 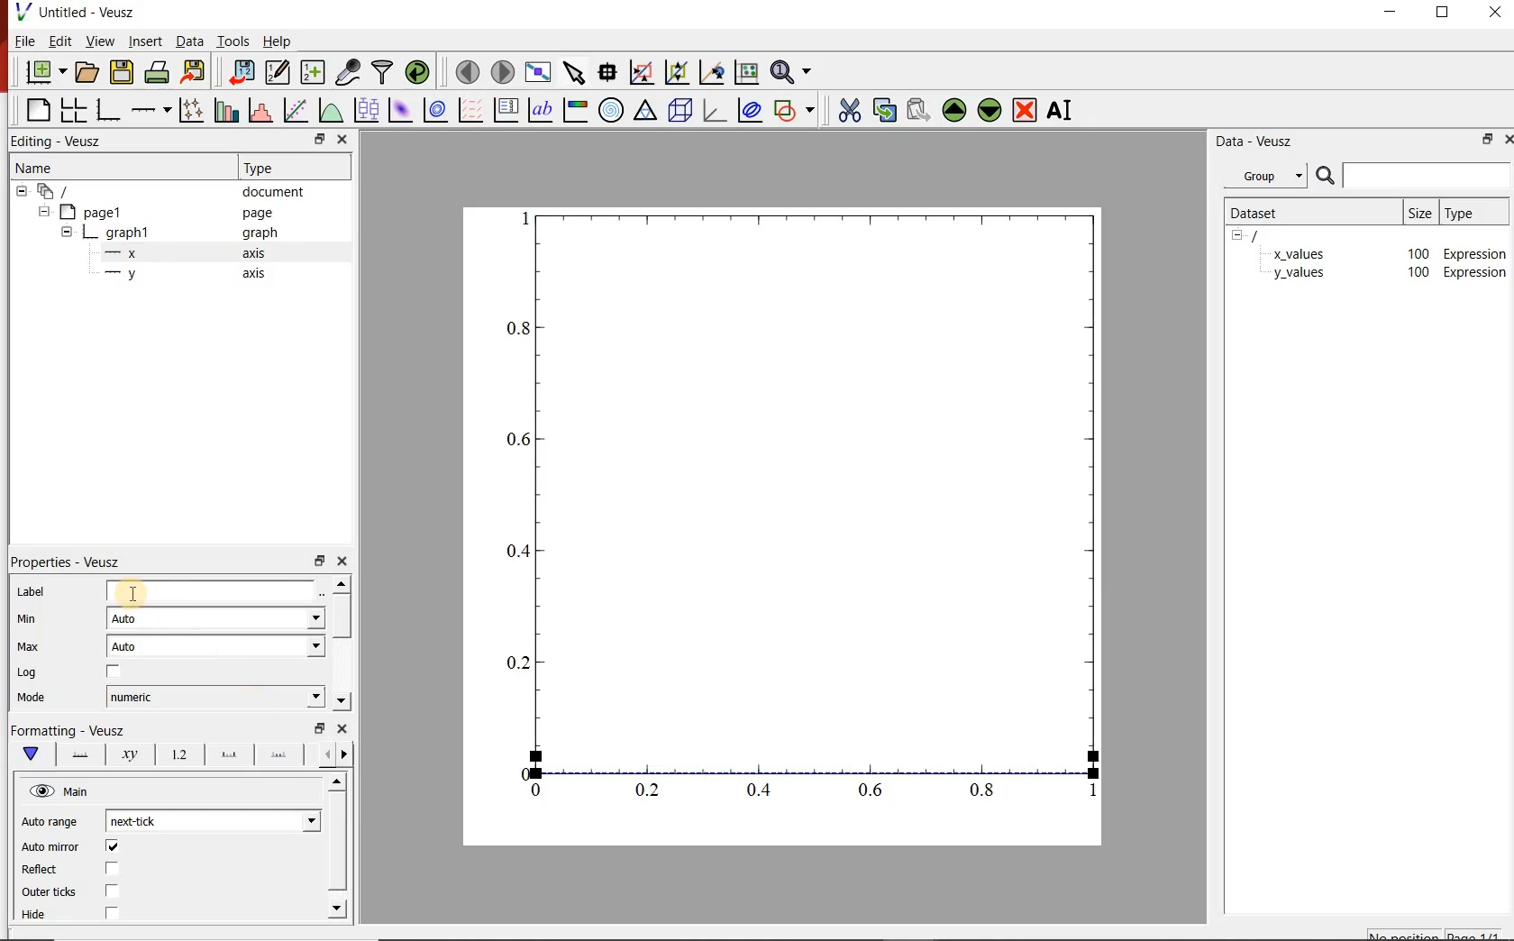 What do you see at coordinates (335, 782) in the screenshot?
I see `move up` at bounding box center [335, 782].